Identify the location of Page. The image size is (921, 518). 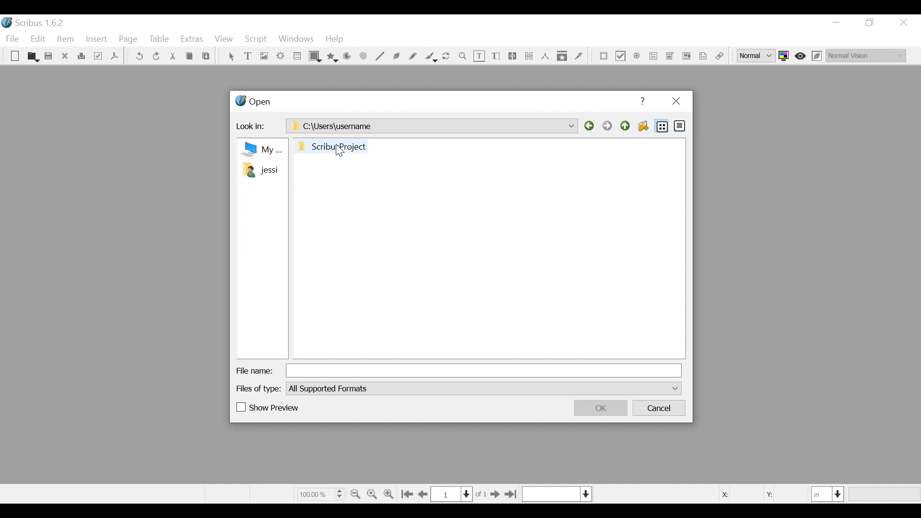
(129, 40).